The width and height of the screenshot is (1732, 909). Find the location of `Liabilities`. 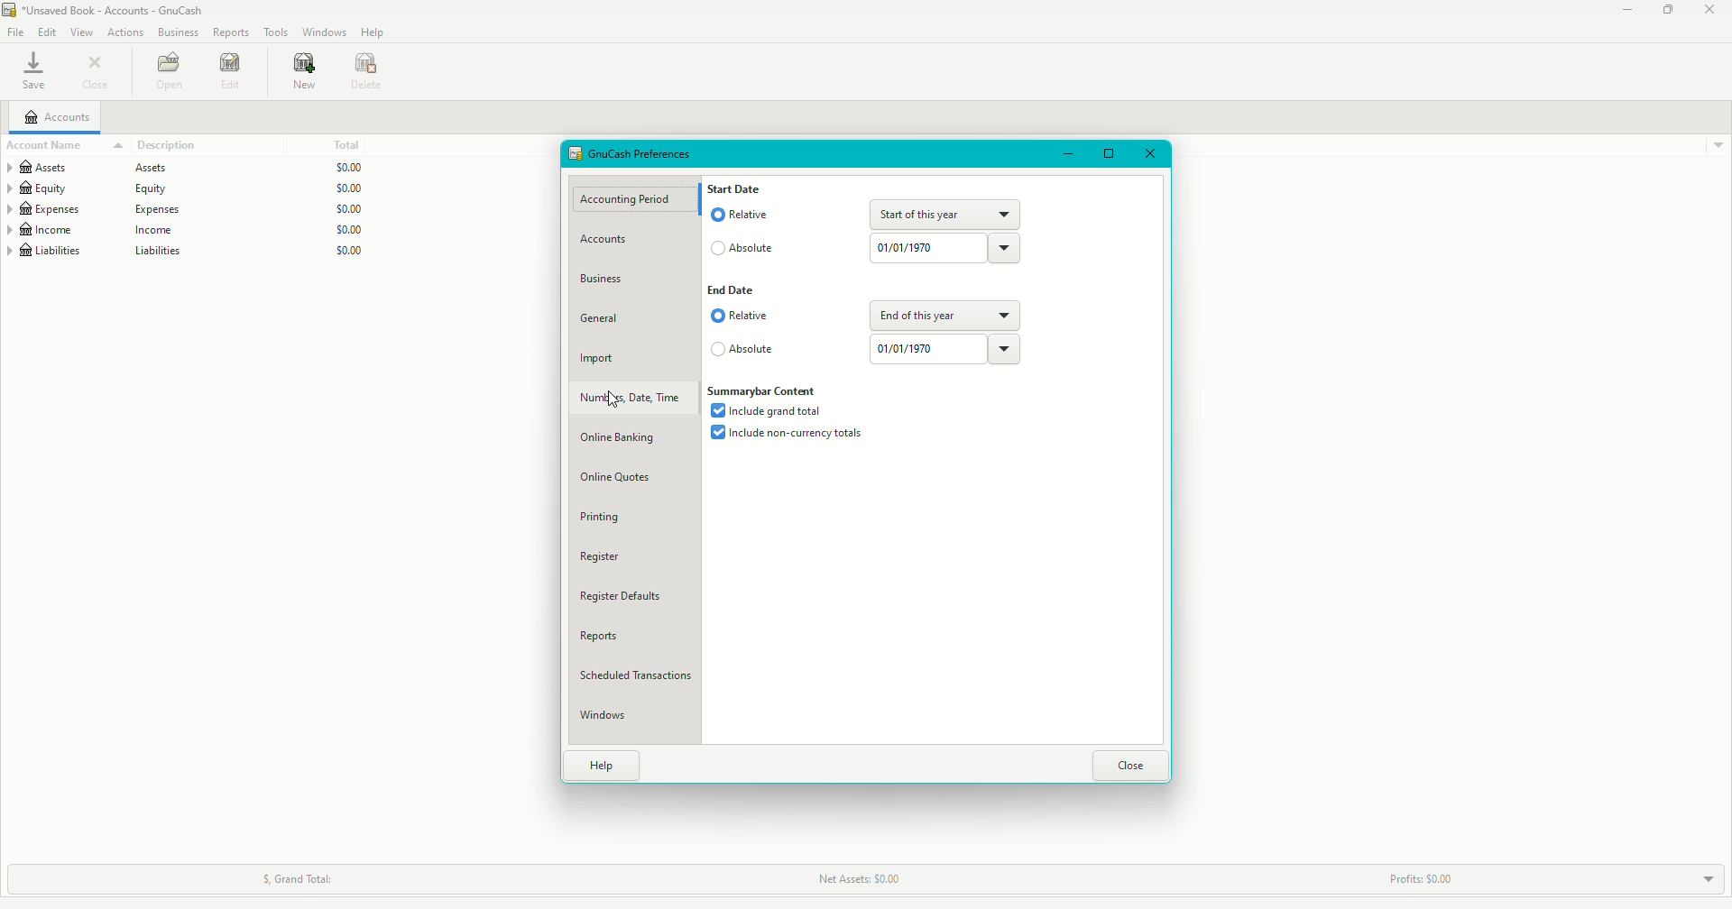

Liabilities is located at coordinates (187, 252).